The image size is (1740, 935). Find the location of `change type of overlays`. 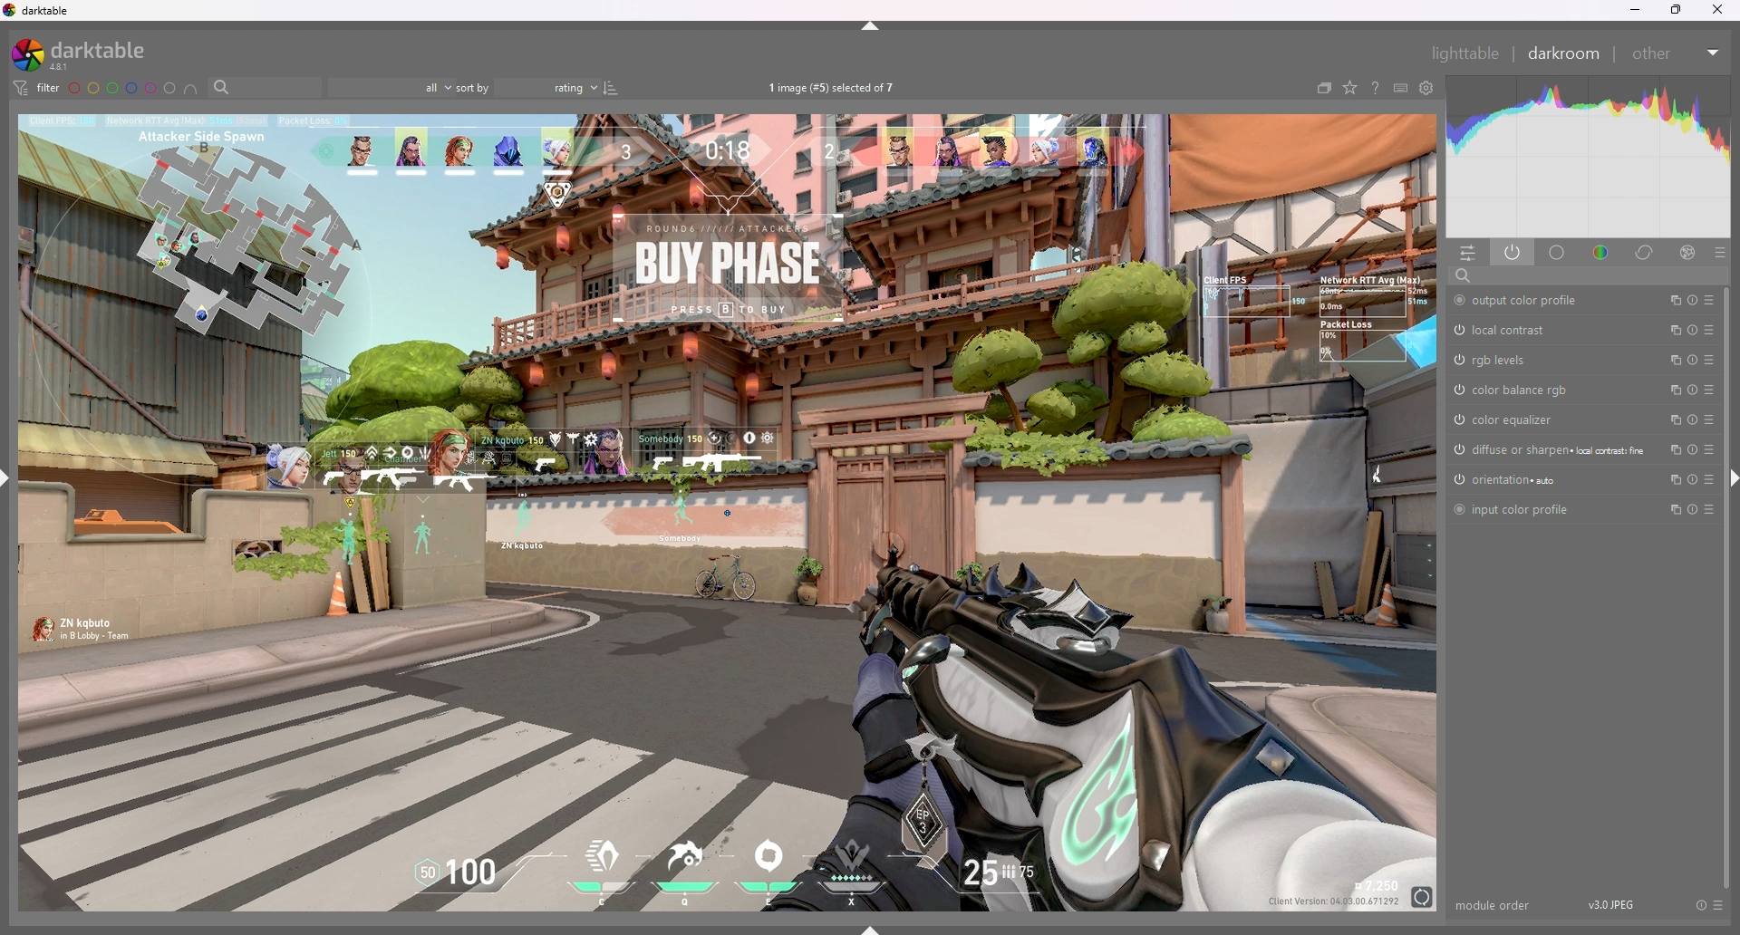

change type of overlays is located at coordinates (1351, 88).